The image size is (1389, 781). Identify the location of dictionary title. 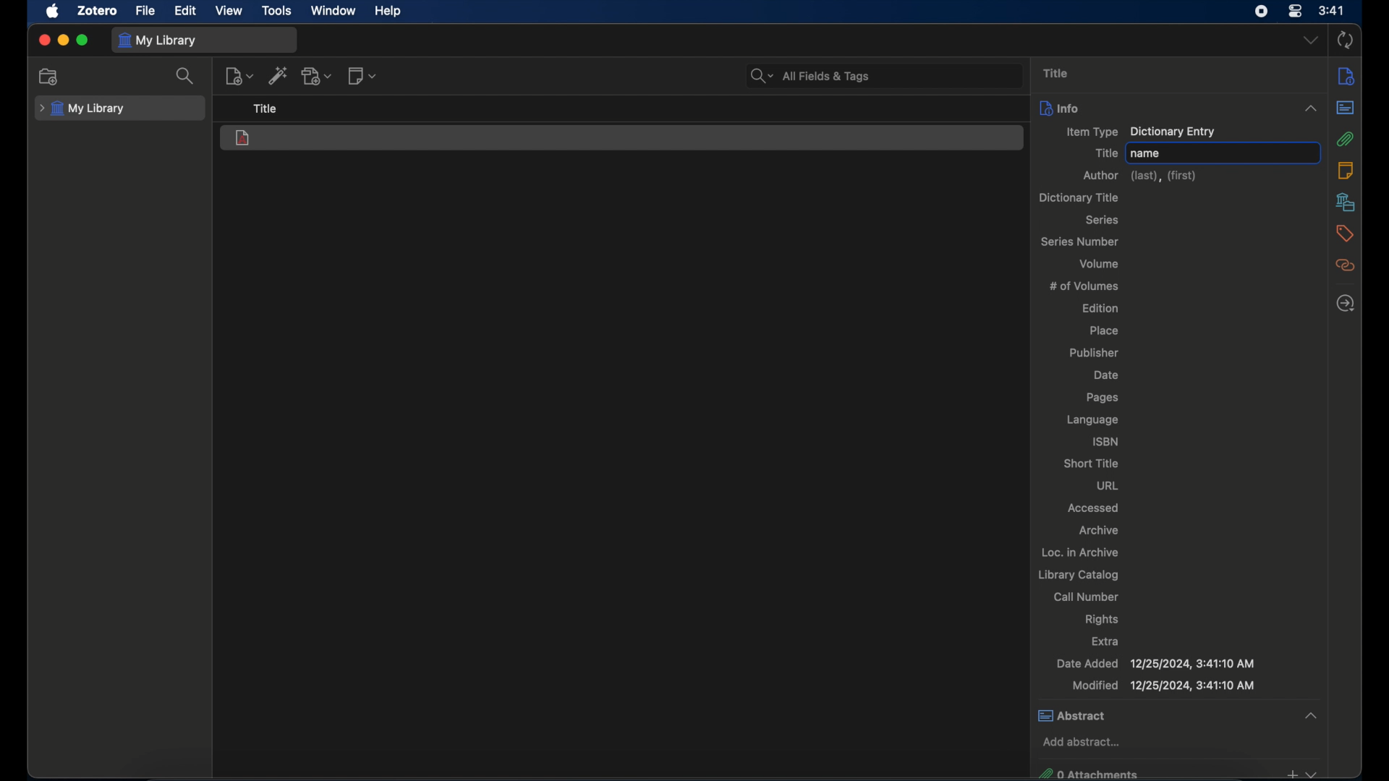
(1078, 197).